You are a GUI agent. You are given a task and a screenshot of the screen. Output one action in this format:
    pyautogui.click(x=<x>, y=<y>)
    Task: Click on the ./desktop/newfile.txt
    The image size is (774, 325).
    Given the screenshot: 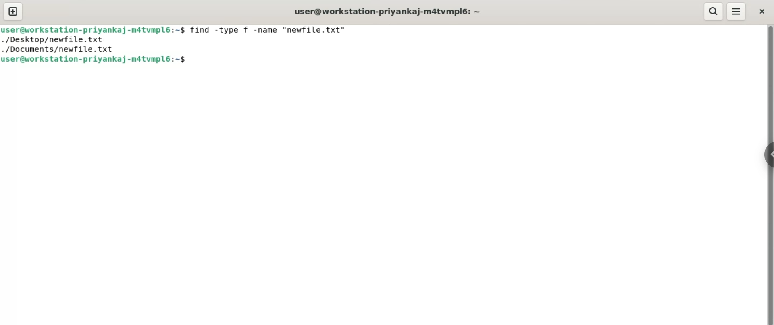 What is the action you would take?
    pyautogui.click(x=58, y=40)
    